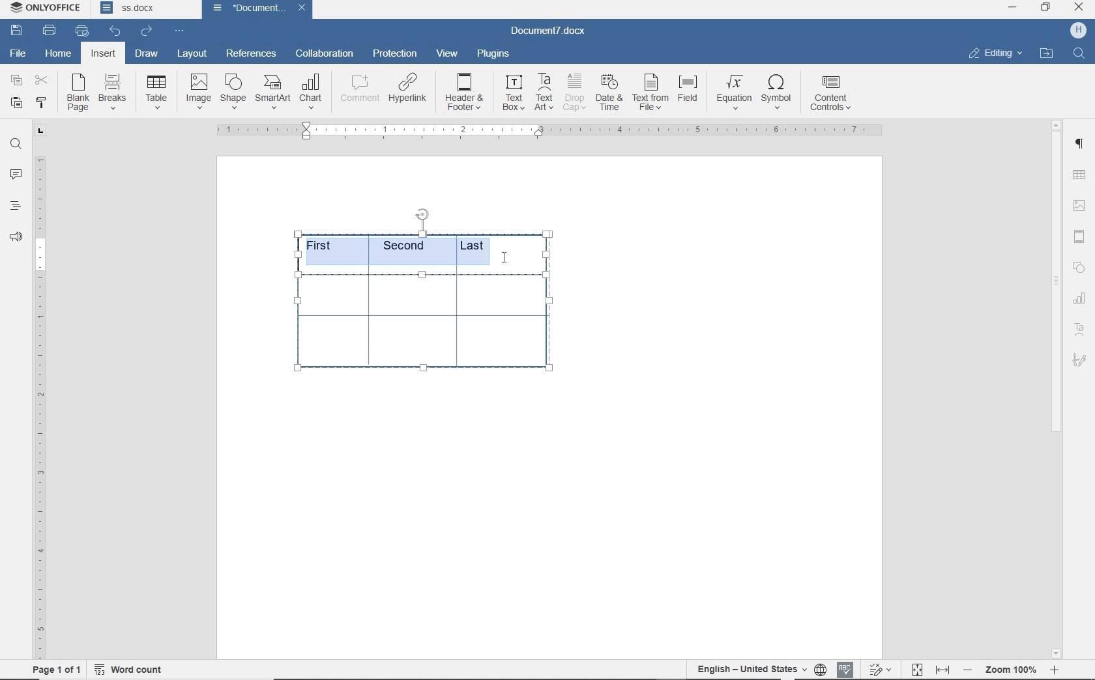 The image size is (1095, 680). What do you see at coordinates (609, 94) in the screenshot?
I see `date & time` at bounding box center [609, 94].